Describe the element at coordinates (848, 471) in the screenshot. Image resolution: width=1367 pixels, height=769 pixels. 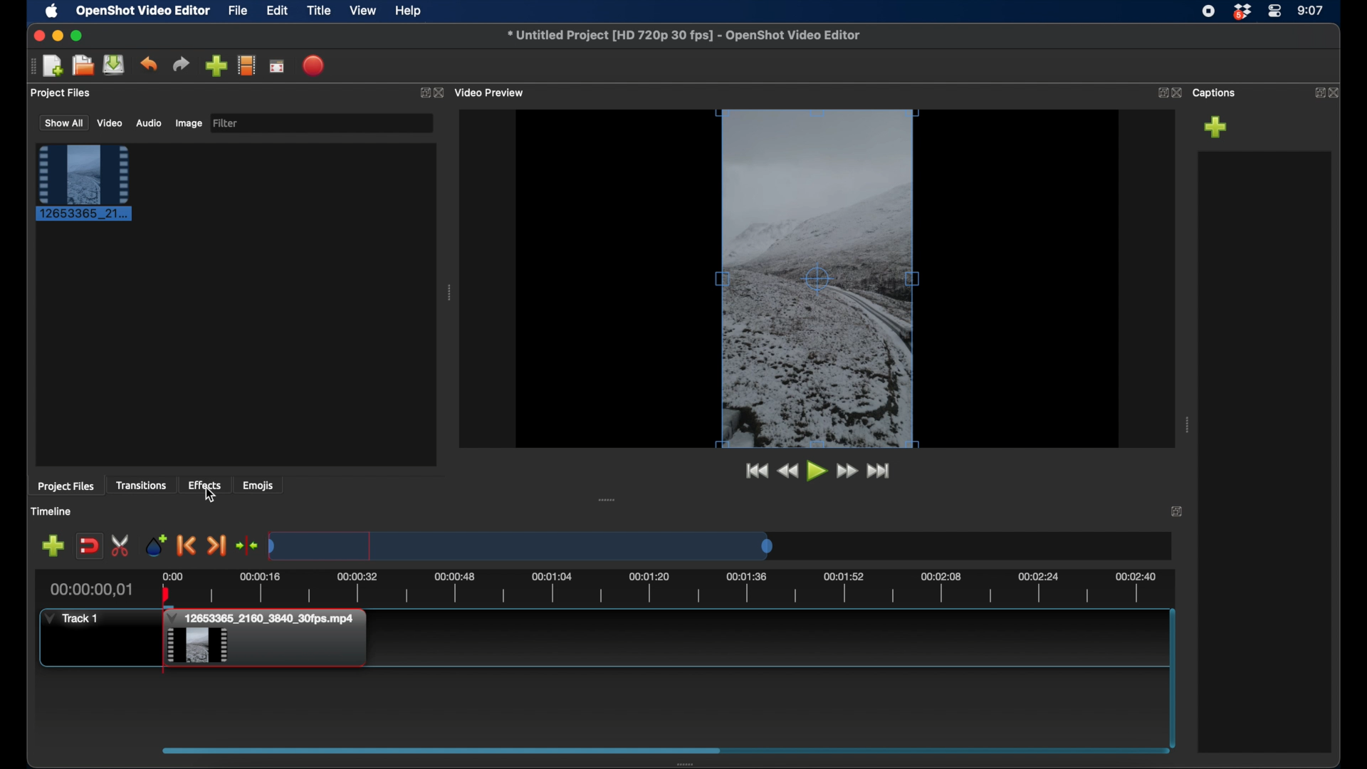
I see `fast forward` at that location.